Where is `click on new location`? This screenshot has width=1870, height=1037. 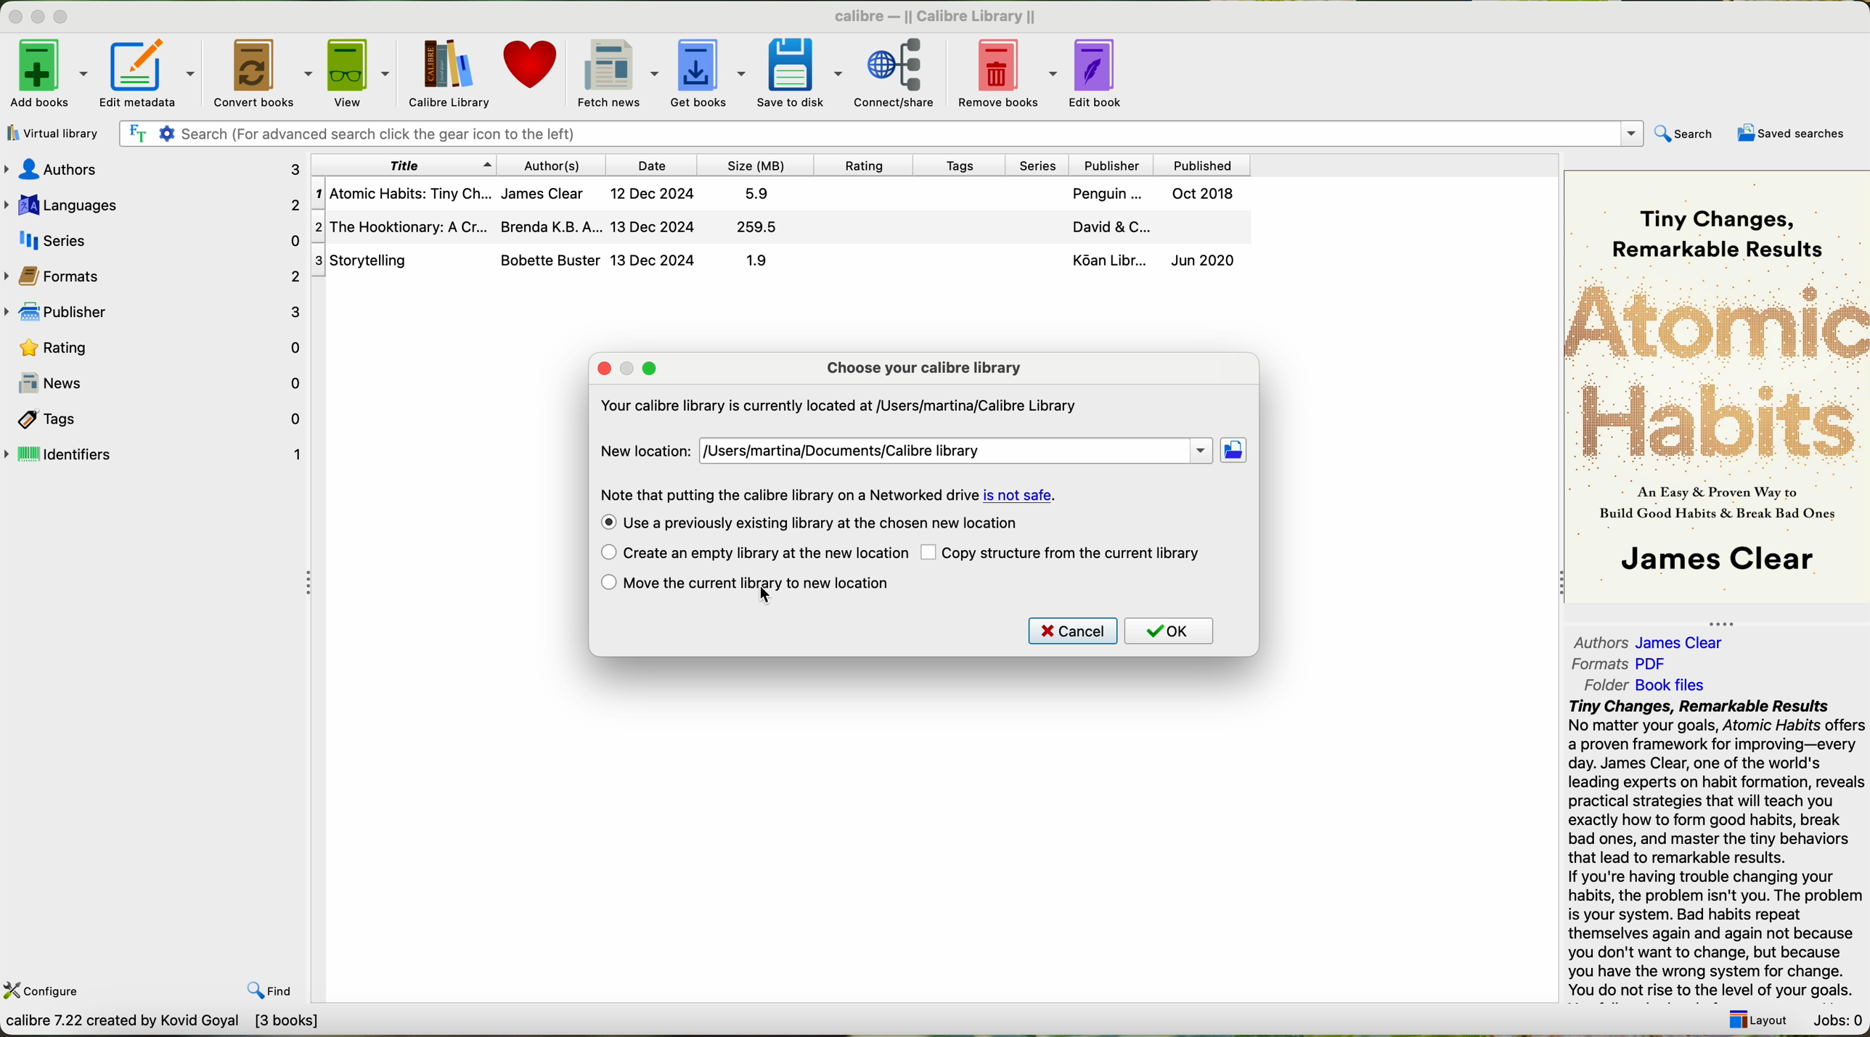
click on new location is located at coordinates (1236, 452).